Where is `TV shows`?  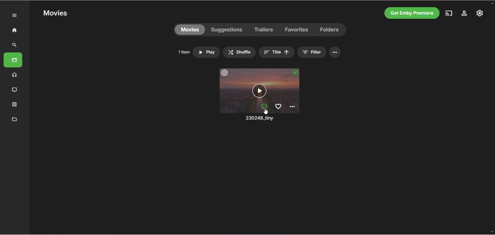
TV shows is located at coordinates (14, 89).